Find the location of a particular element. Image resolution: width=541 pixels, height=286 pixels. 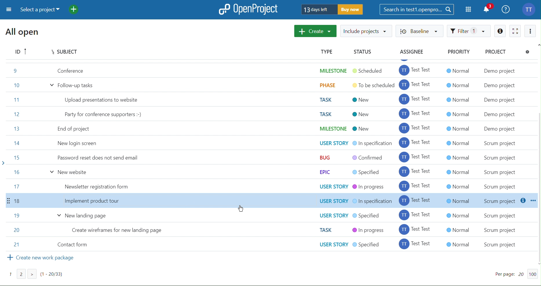

Baseline is located at coordinates (420, 31).